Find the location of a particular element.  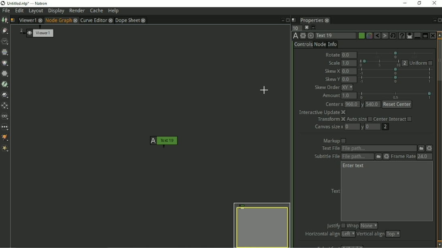

Reload the file is located at coordinates (431, 149).